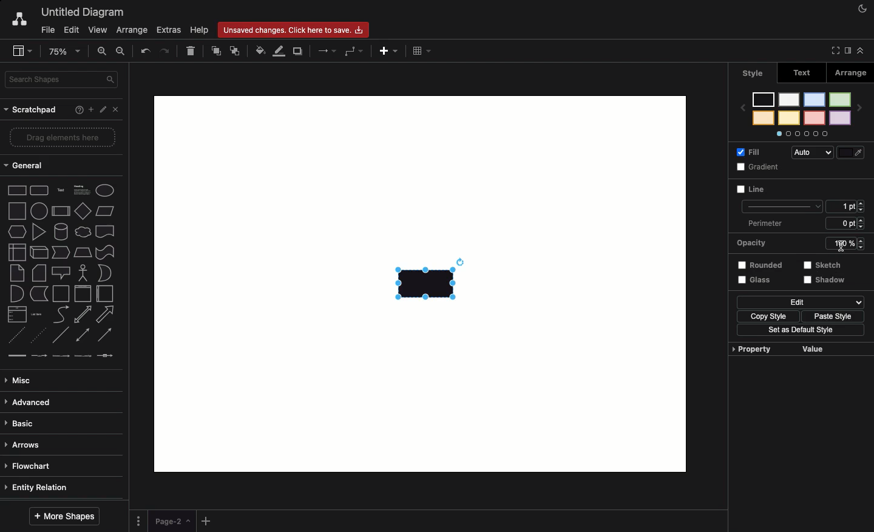  What do you see at coordinates (424, 52) in the screenshot?
I see `Table` at bounding box center [424, 52].